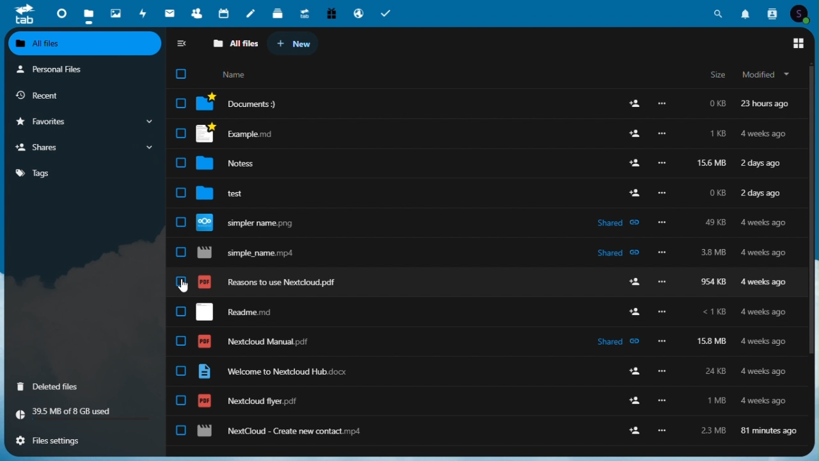 The image size is (819, 461). What do you see at coordinates (86, 172) in the screenshot?
I see `tags` at bounding box center [86, 172].